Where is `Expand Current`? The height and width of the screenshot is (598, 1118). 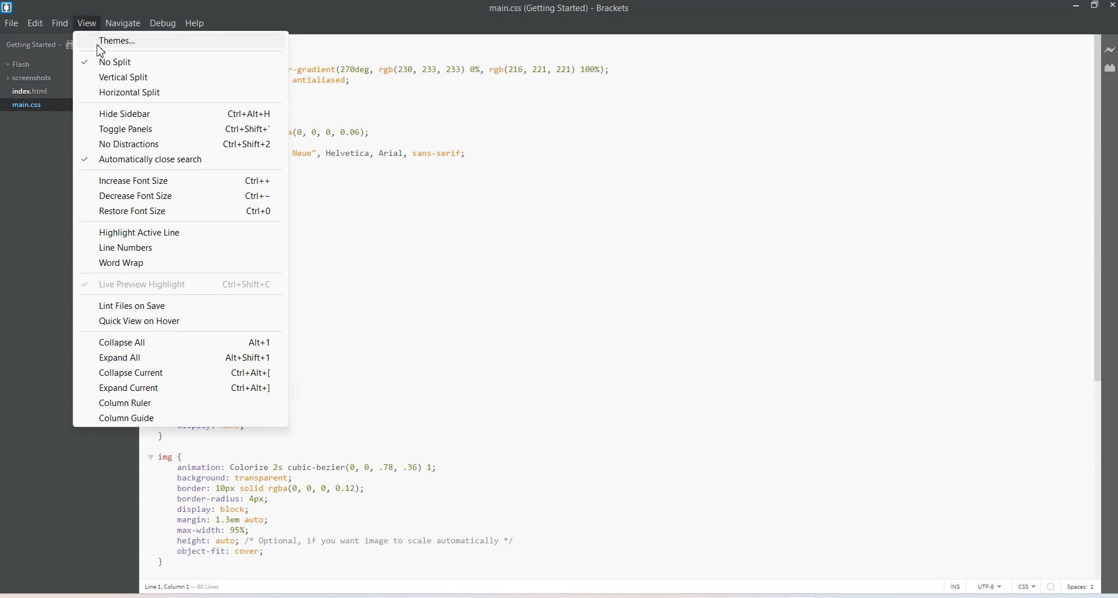
Expand Current is located at coordinates (178, 387).